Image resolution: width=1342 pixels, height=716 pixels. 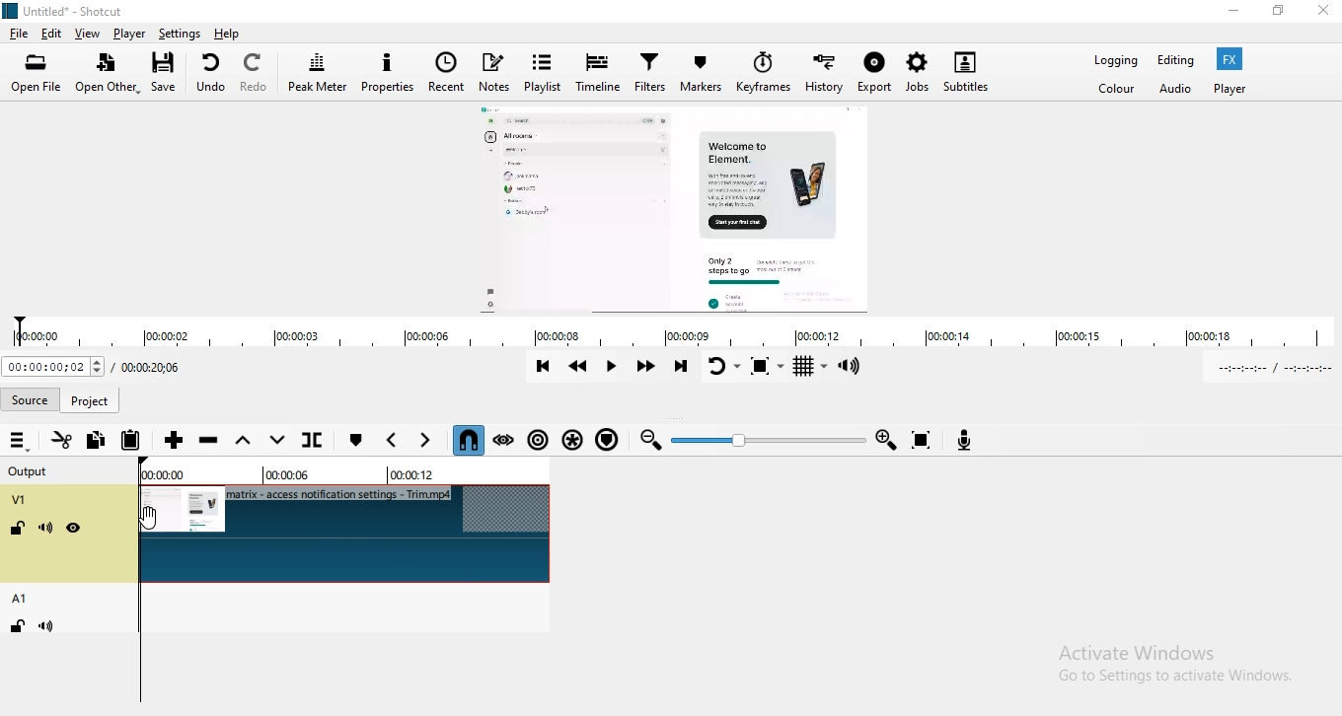 I want to click on Notes, so click(x=494, y=71).